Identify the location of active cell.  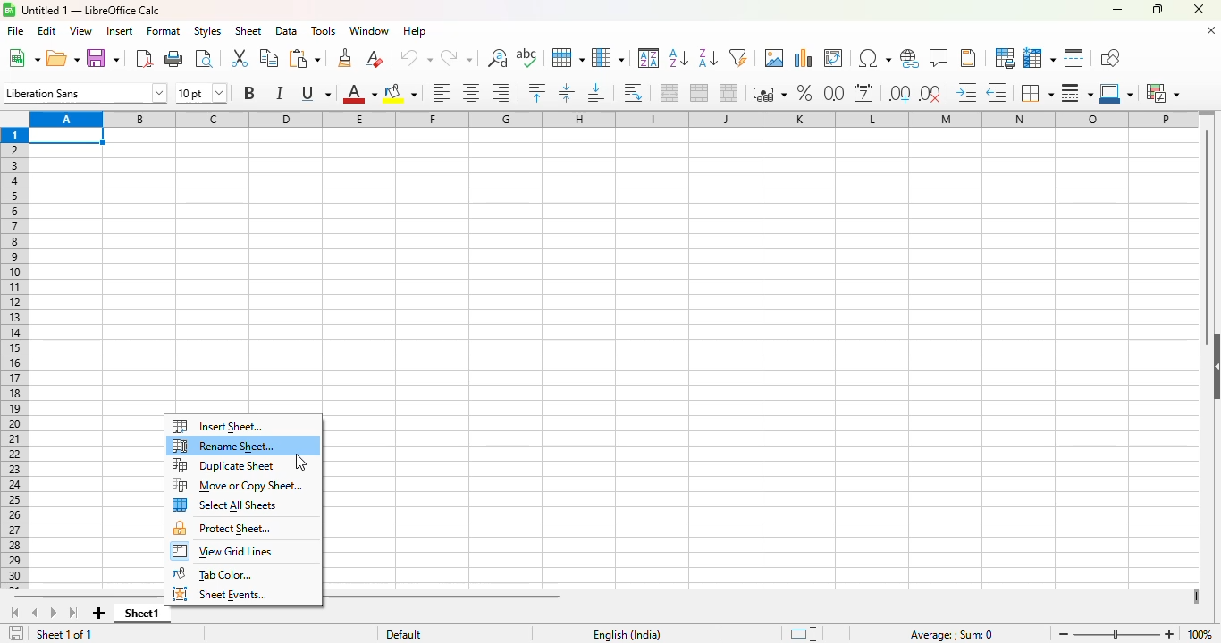
(67, 136).